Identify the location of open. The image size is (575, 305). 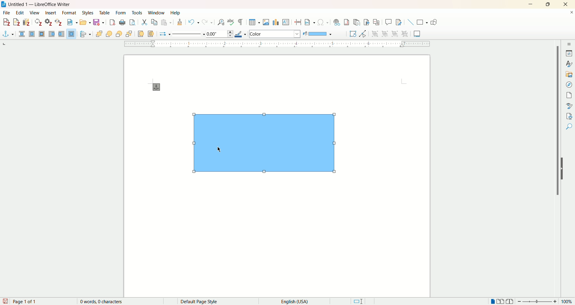
(85, 23).